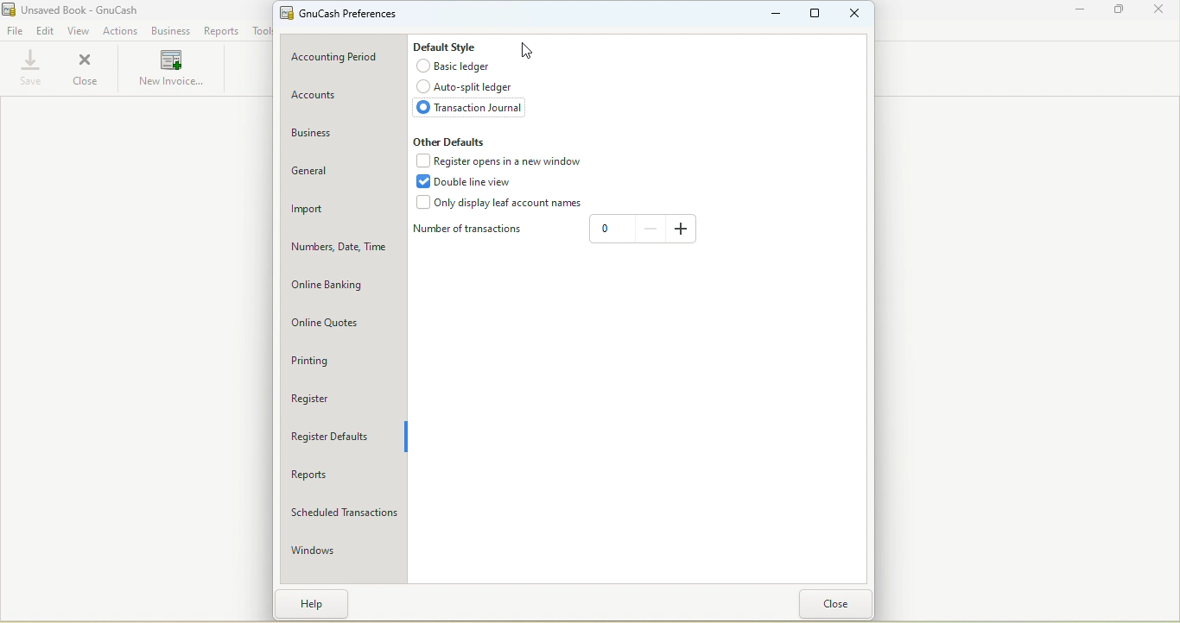  I want to click on Minimize, so click(1080, 12).